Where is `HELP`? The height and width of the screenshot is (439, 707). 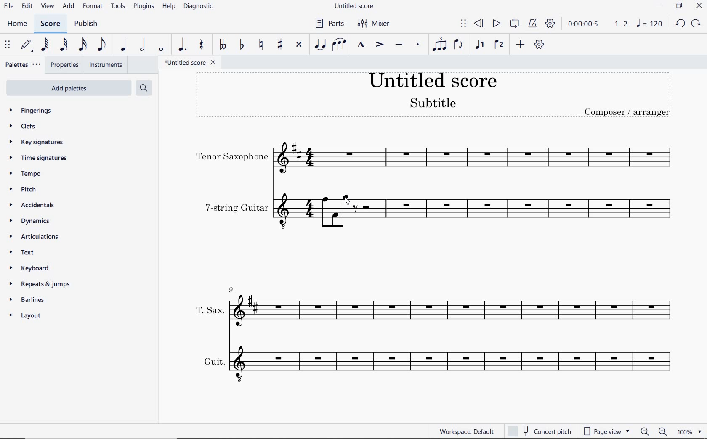
HELP is located at coordinates (167, 7).